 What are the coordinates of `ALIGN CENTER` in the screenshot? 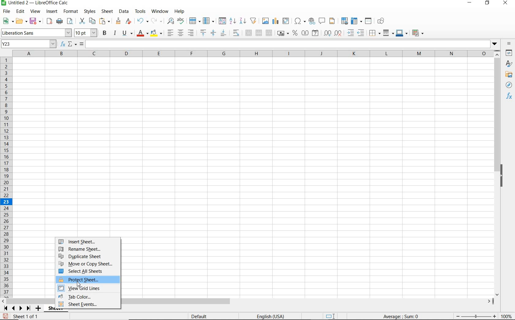 It's located at (181, 33).